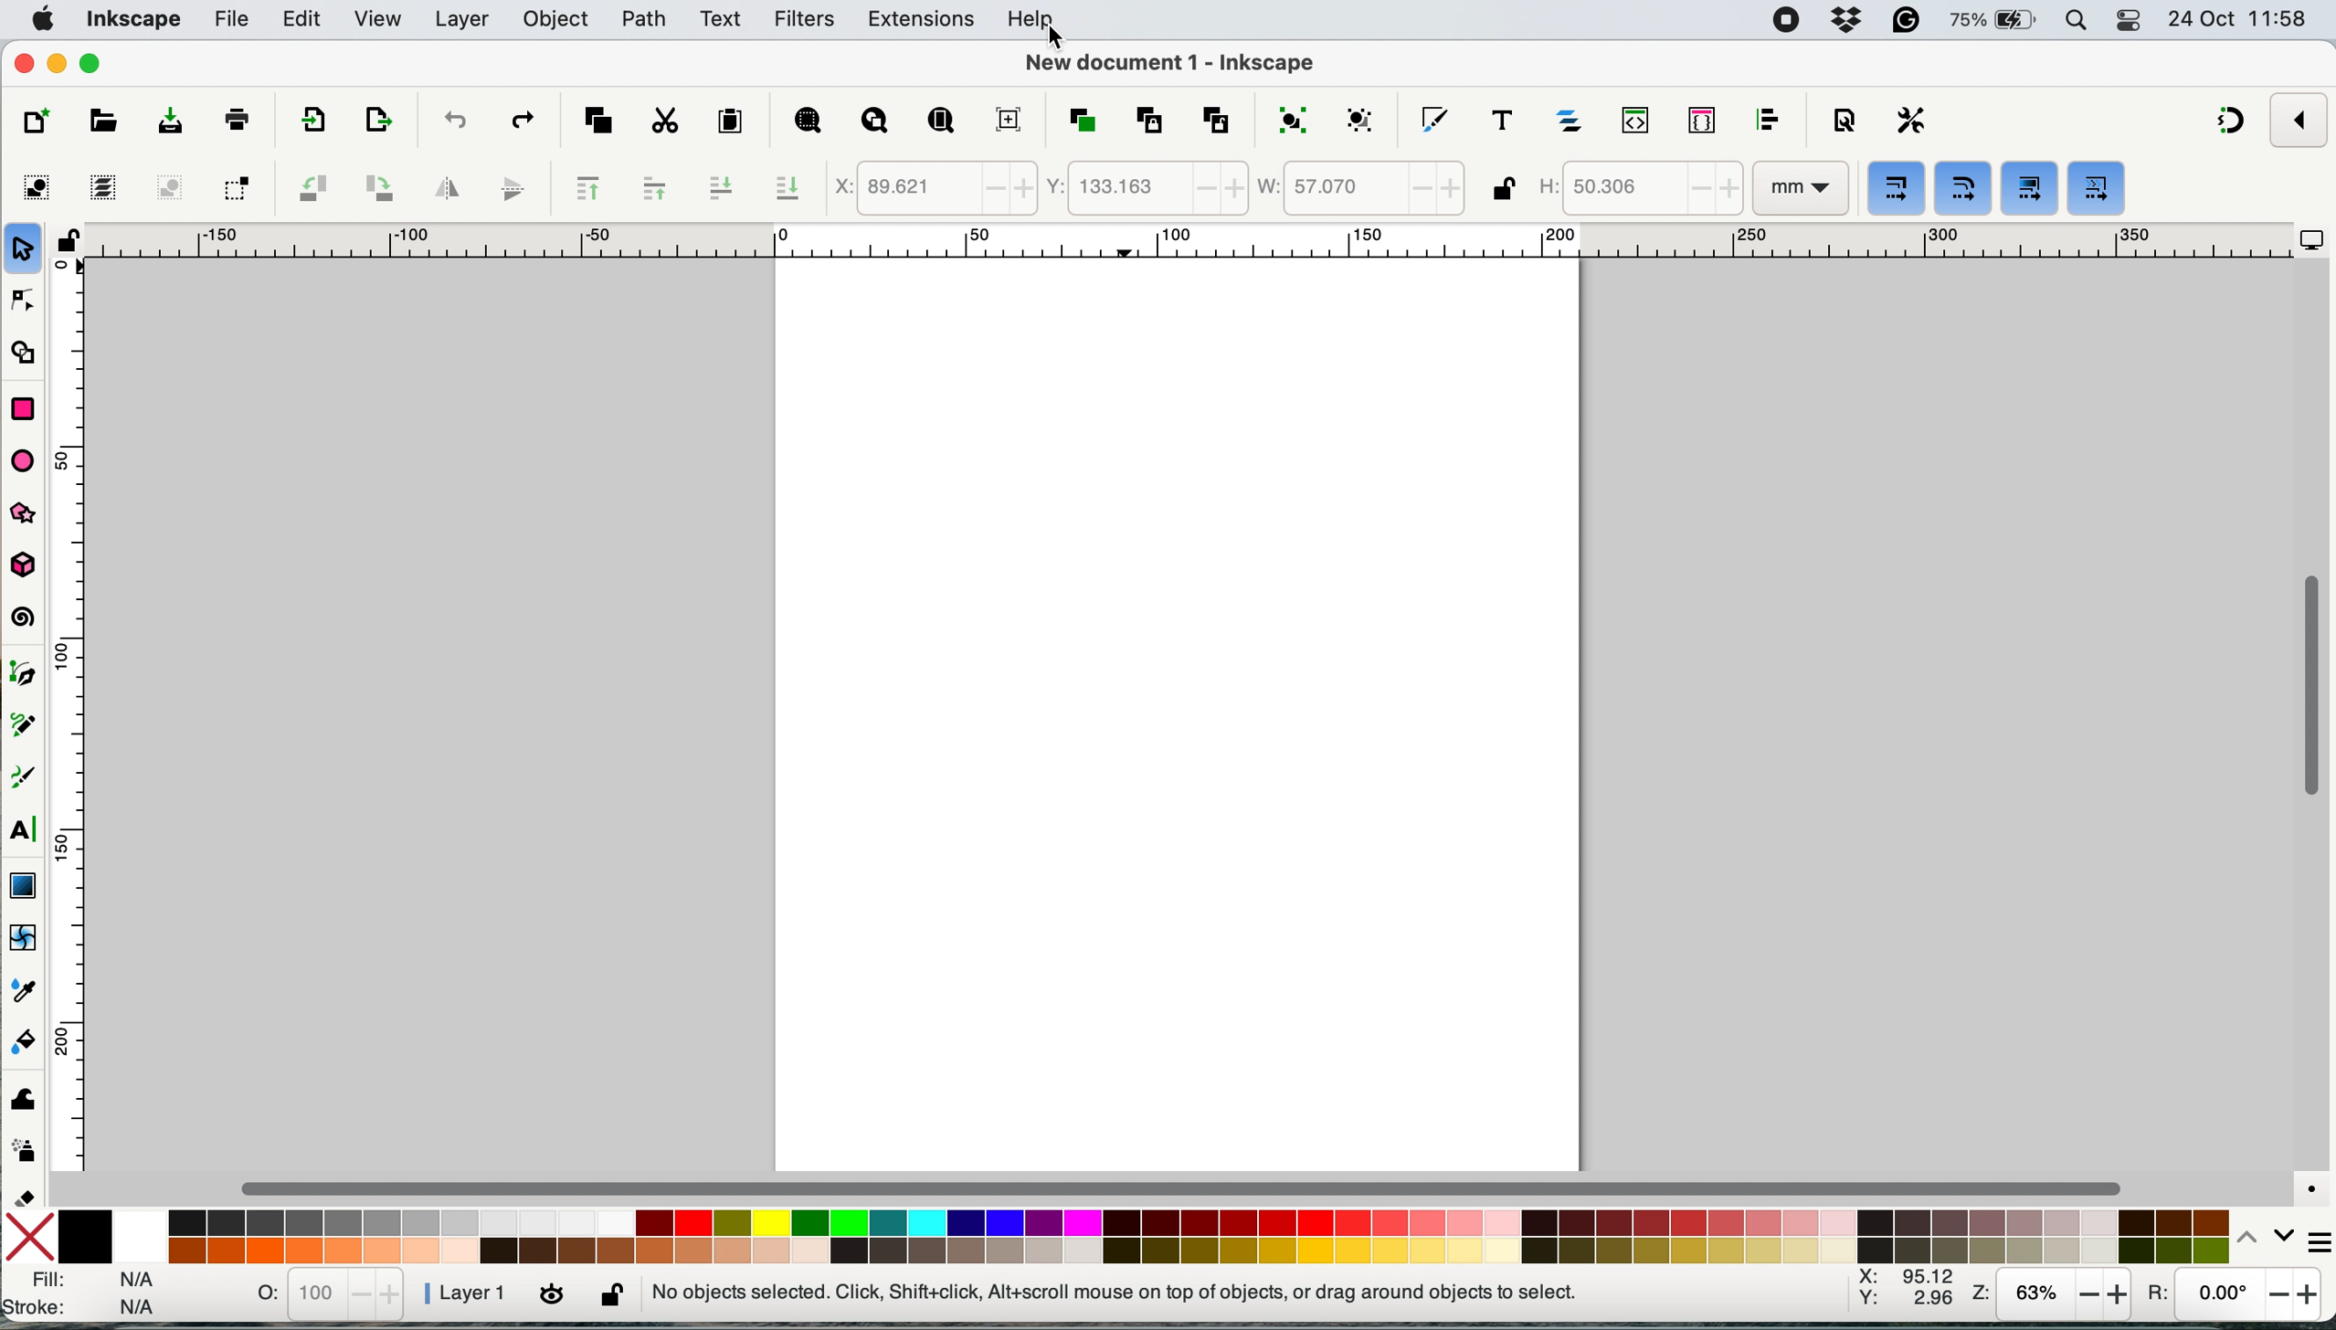  I want to click on color managed mode, so click(2310, 1182).